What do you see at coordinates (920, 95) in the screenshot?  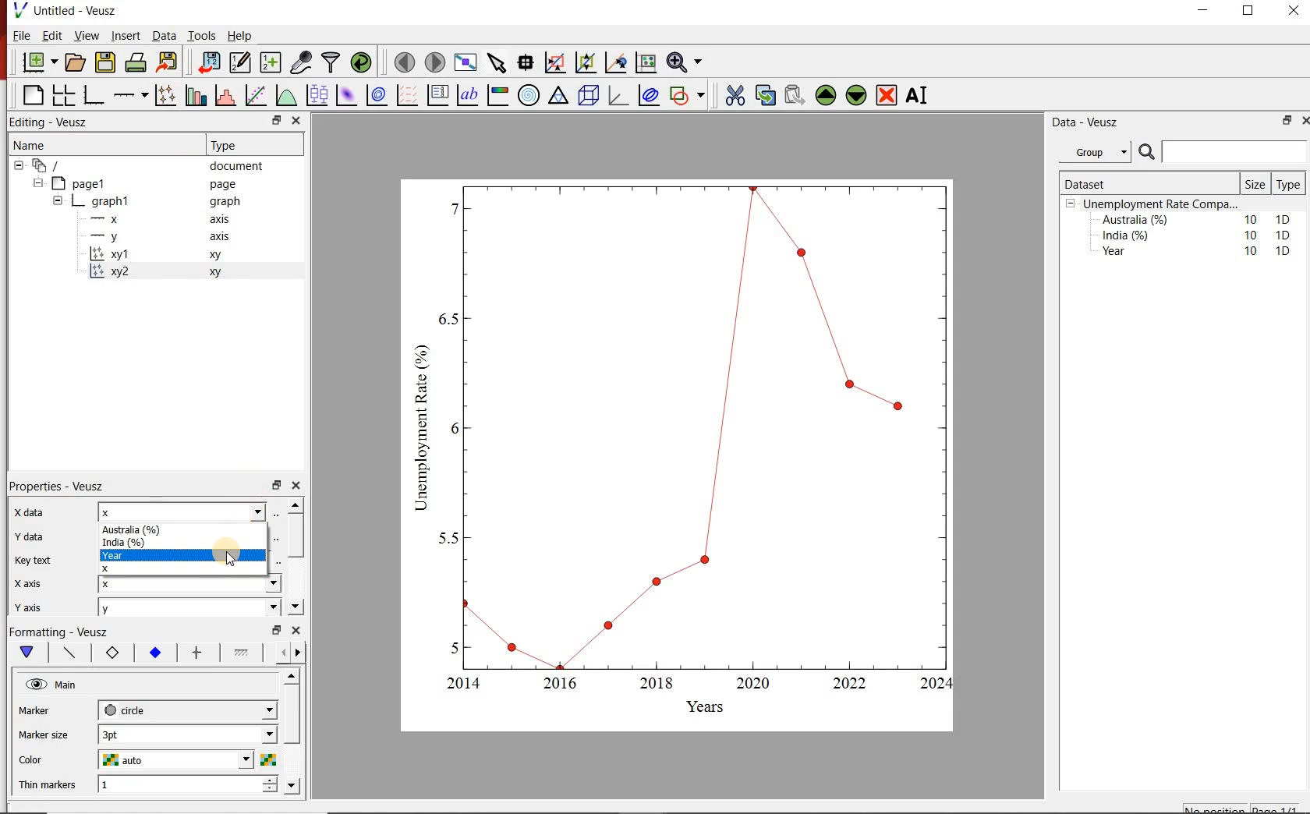 I see `rename the widgets` at bounding box center [920, 95].